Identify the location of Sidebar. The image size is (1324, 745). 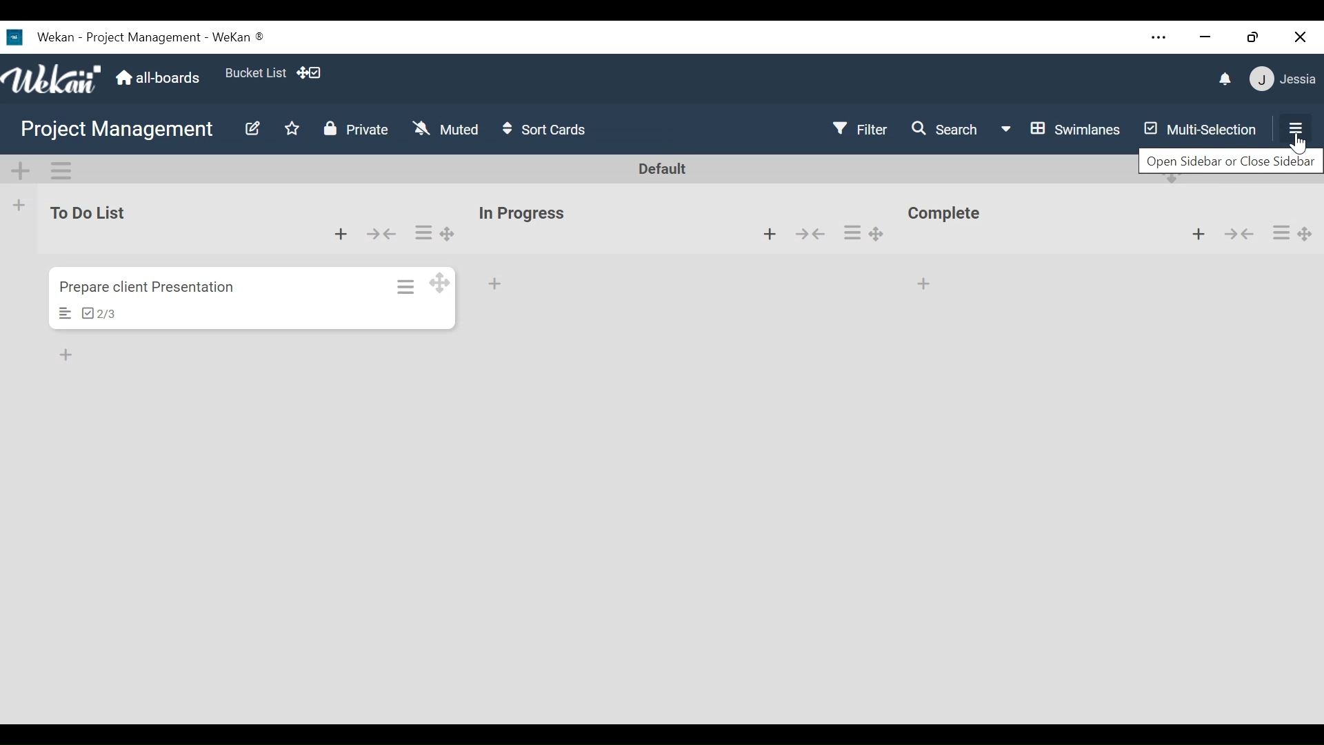
(1292, 127).